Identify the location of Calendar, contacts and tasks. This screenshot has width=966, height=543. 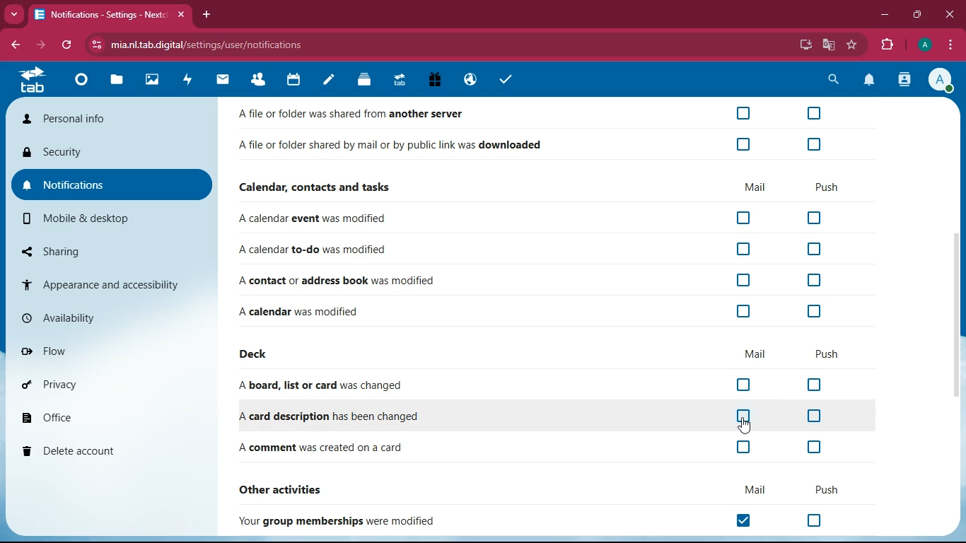
(318, 187).